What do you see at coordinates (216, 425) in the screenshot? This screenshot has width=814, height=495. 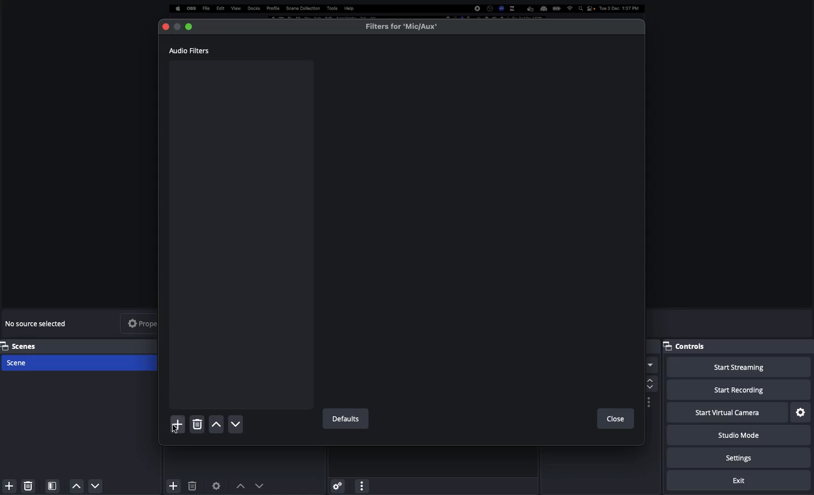 I see `Up` at bounding box center [216, 425].